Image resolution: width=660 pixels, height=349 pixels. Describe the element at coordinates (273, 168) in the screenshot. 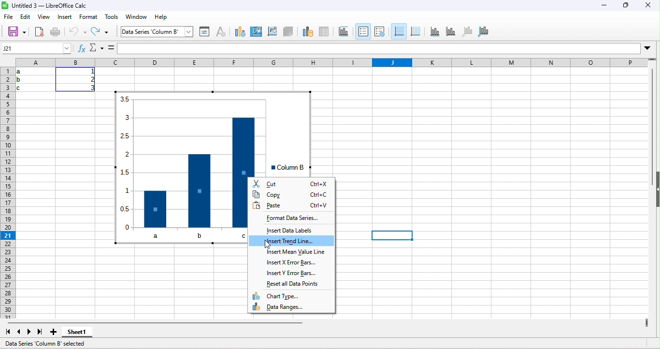

I see `legend key` at that location.